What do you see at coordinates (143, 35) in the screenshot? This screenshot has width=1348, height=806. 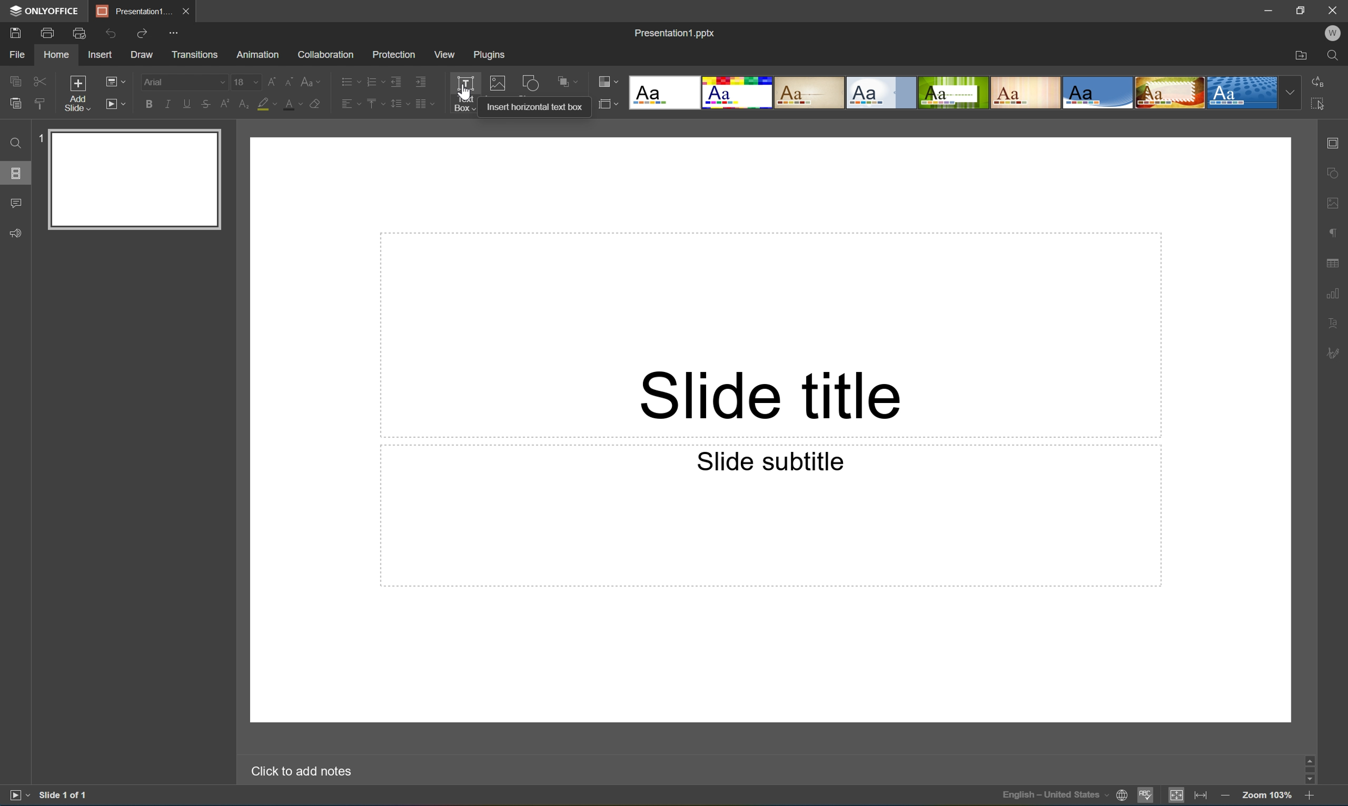 I see `Redo` at bounding box center [143, 35].